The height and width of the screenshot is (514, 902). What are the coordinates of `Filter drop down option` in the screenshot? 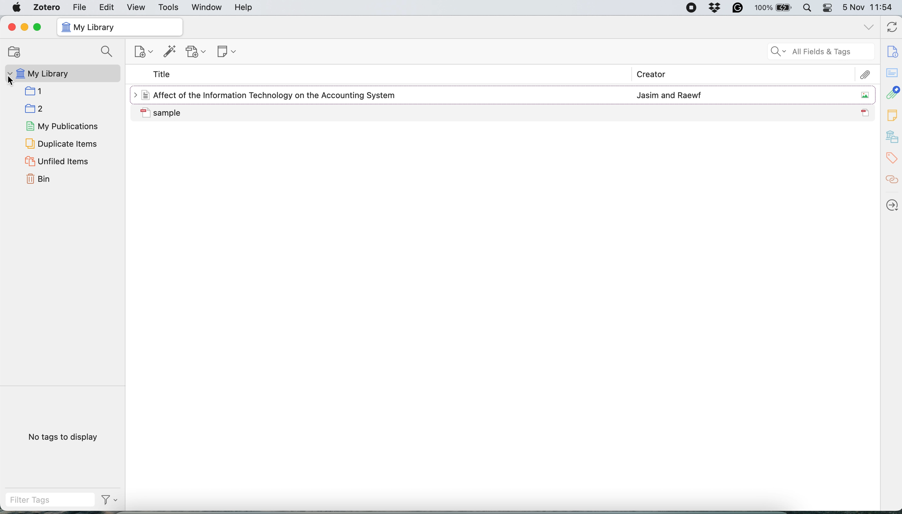 It's located at (108, 503).